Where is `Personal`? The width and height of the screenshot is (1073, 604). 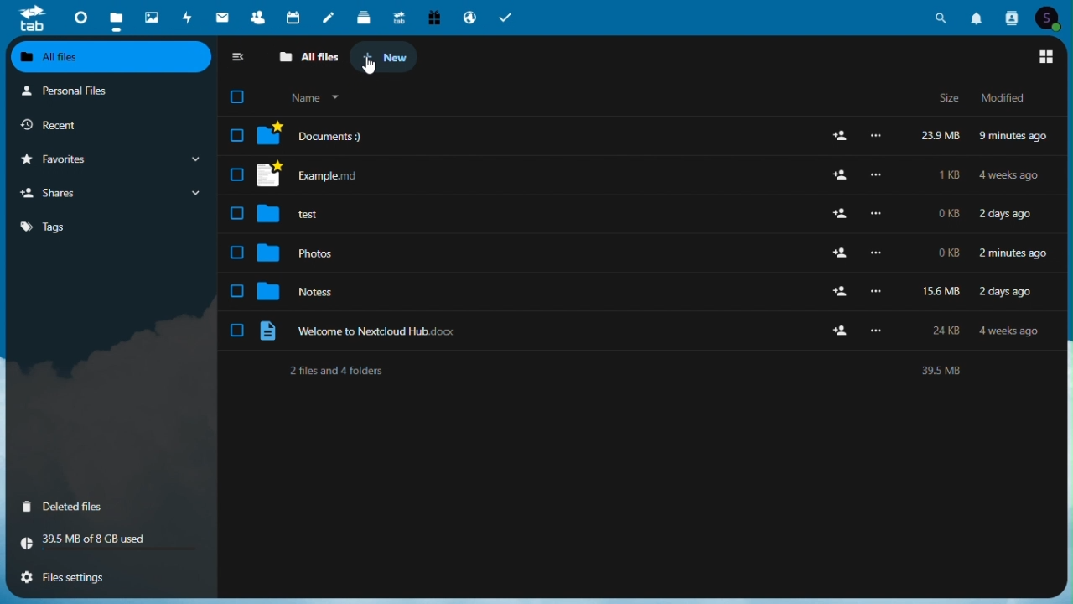 Personal is located at coordinates (106, 91).